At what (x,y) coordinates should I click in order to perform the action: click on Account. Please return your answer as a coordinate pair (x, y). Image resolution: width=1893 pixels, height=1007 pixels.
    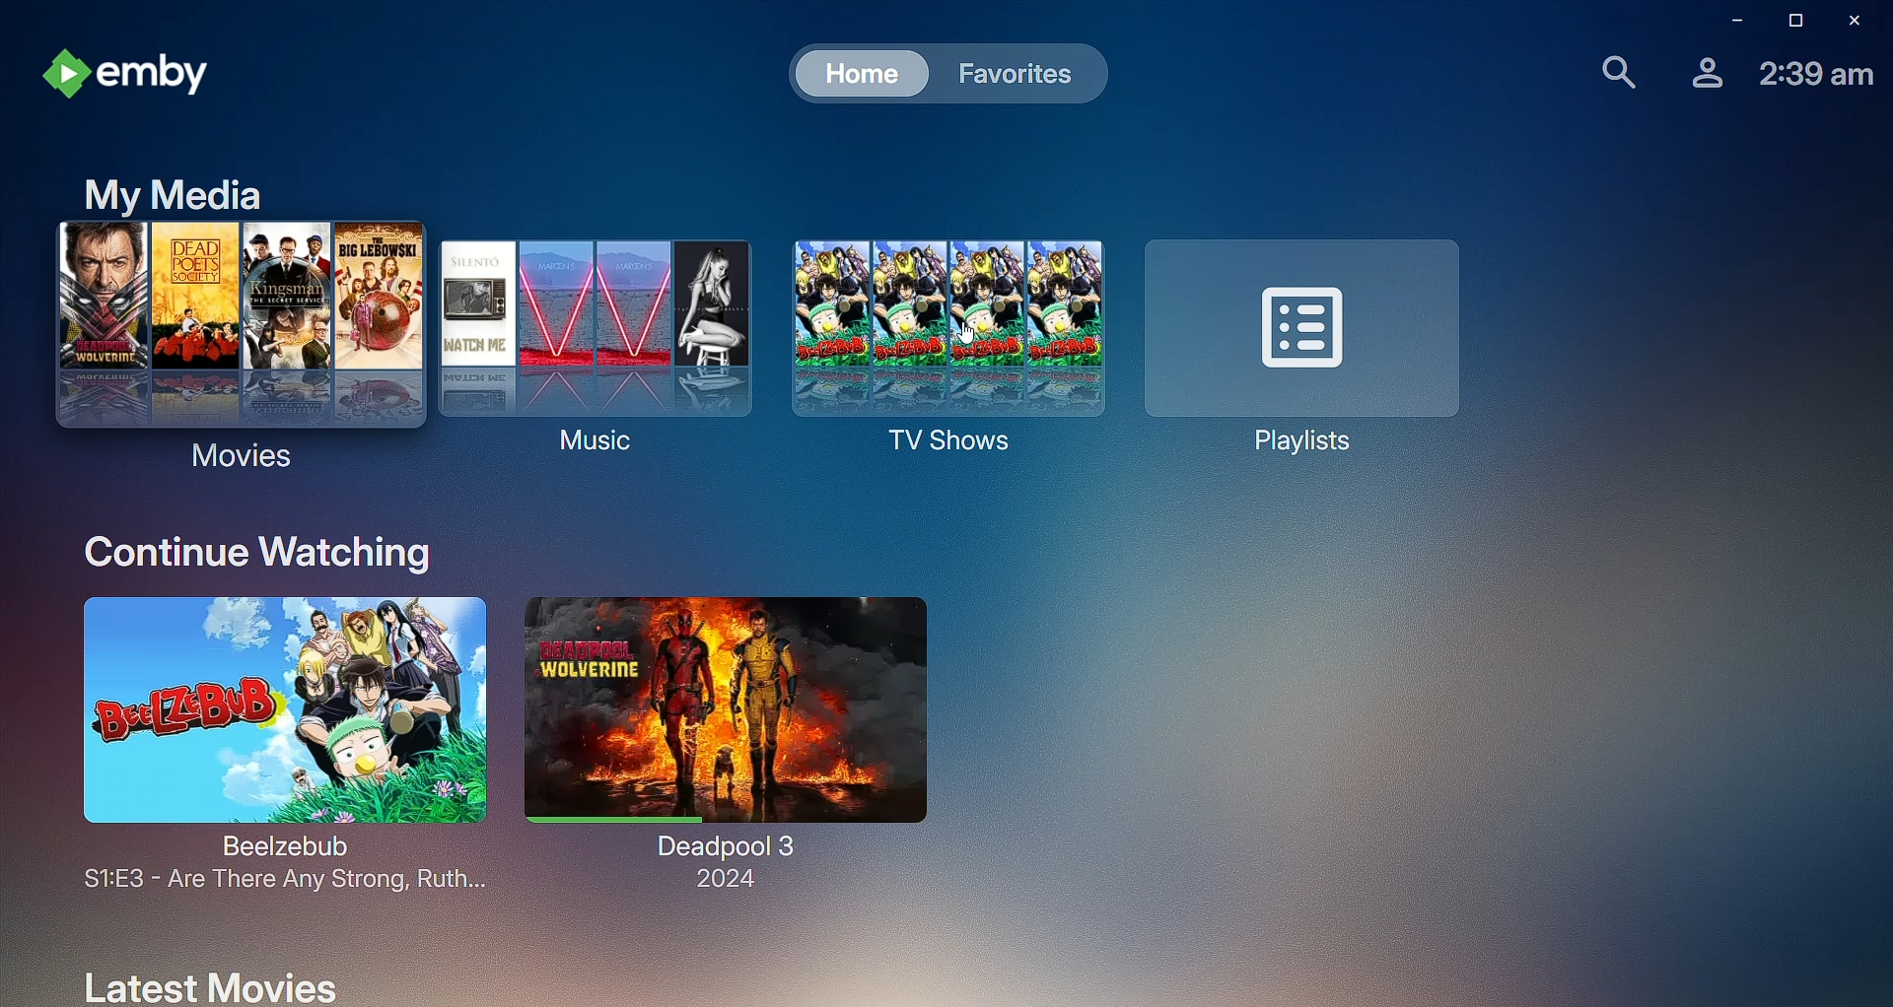
    Looking at the image, I should click on (1701, 75).